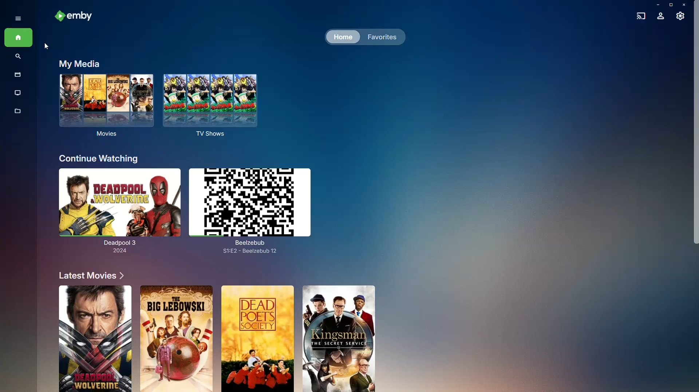 Image resolution: width=699 pixels, height=392 pixels. I want to click on Thumbnail changed, so click(253, 211).